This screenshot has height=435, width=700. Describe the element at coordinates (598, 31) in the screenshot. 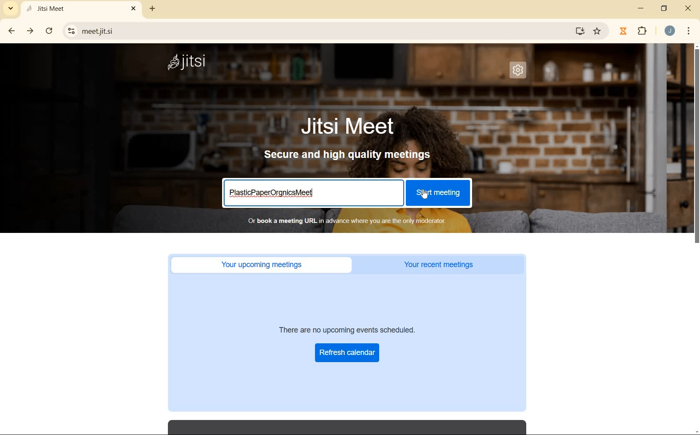

I see `bookmark` at that location.